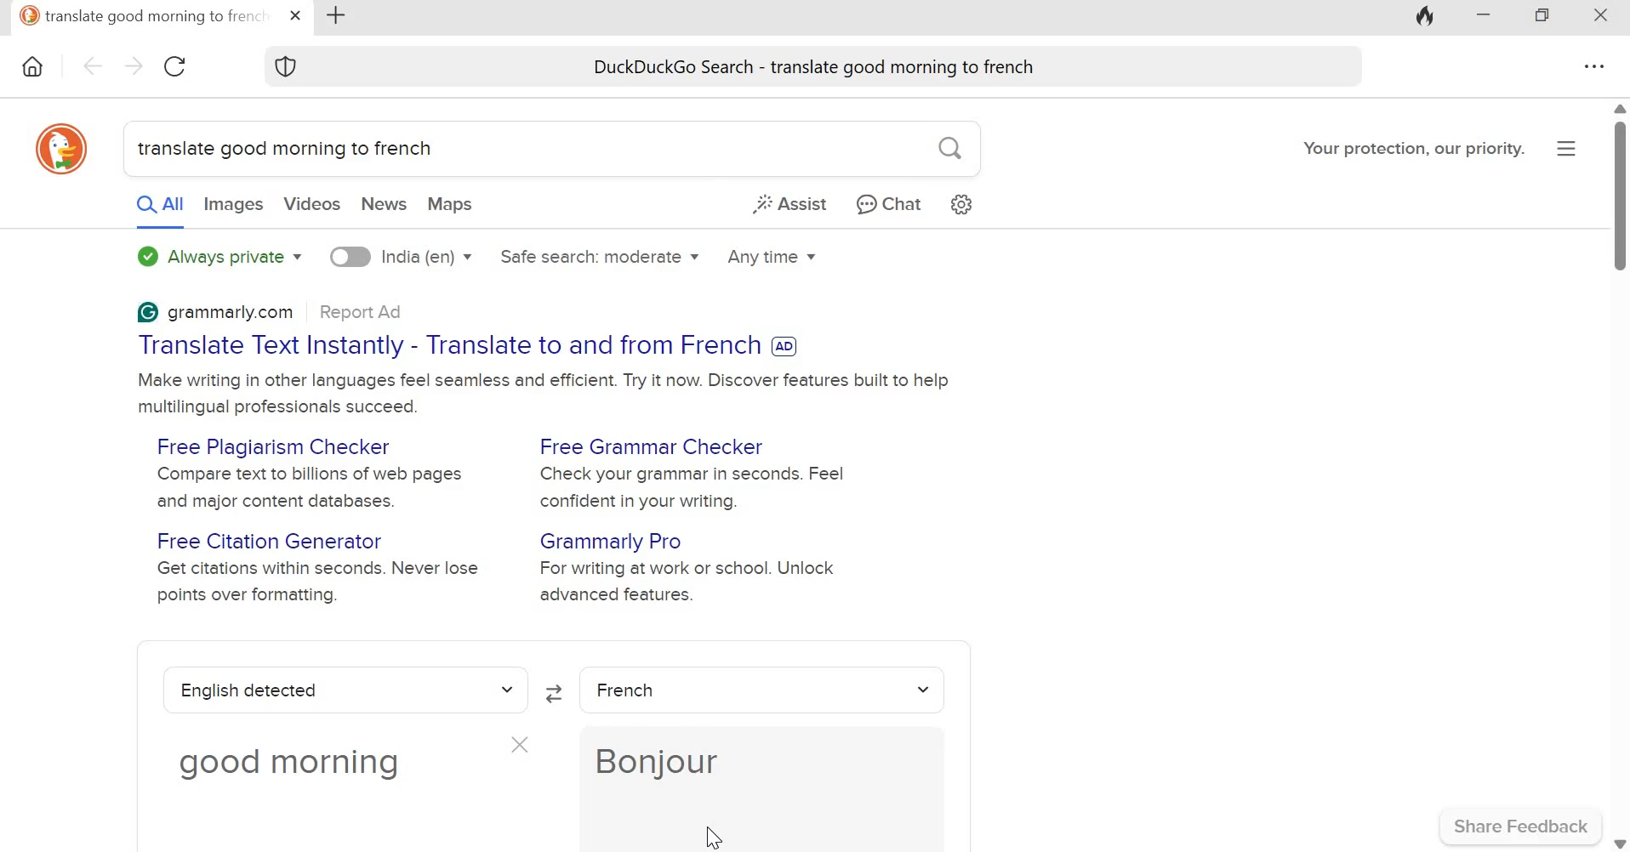 This screenshot has height=852, width=1630. What do you see at coordinates (341, 17) in the screenshot?
I see `New tab` at bounding box center [341, 17].